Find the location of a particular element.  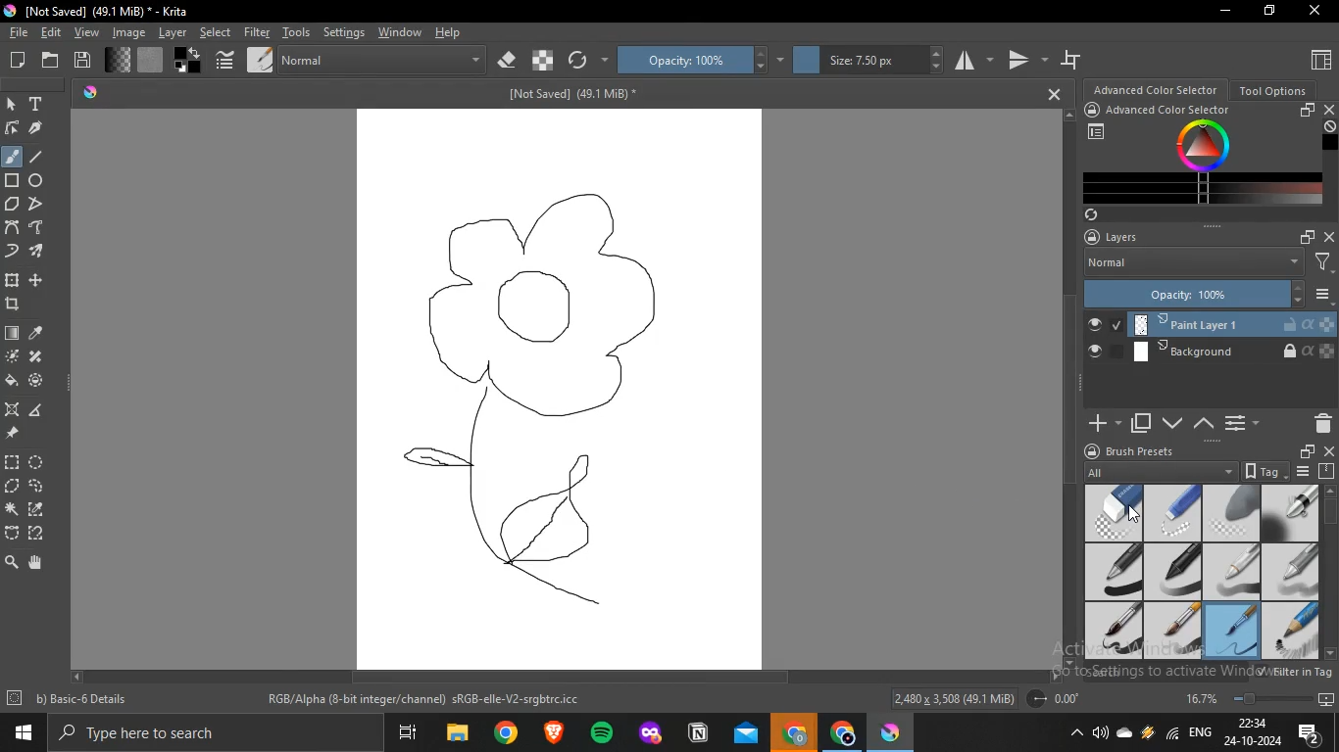

similar color selection tool is located at coordinates (38, 507).